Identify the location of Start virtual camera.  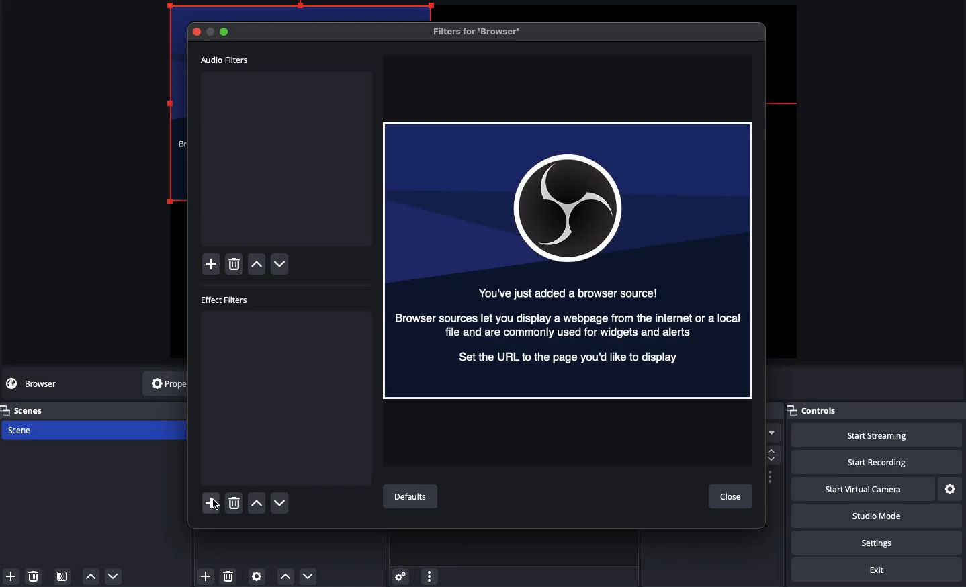
(861, 490).